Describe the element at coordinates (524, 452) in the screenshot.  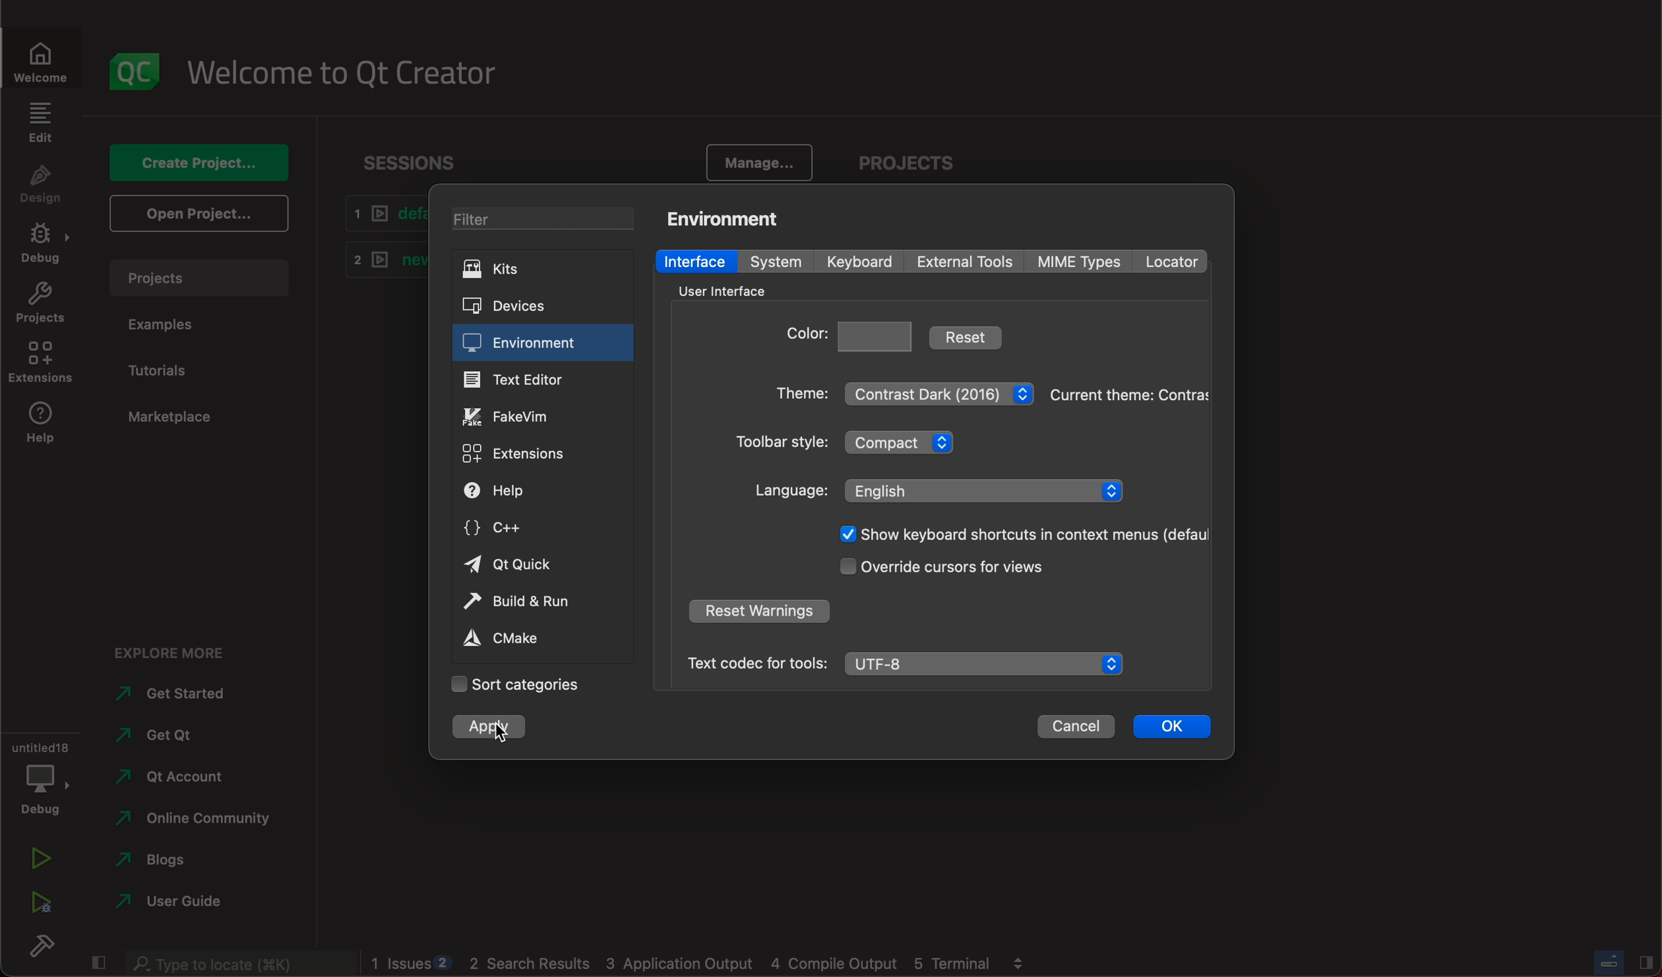
I see `extensions` at that location.